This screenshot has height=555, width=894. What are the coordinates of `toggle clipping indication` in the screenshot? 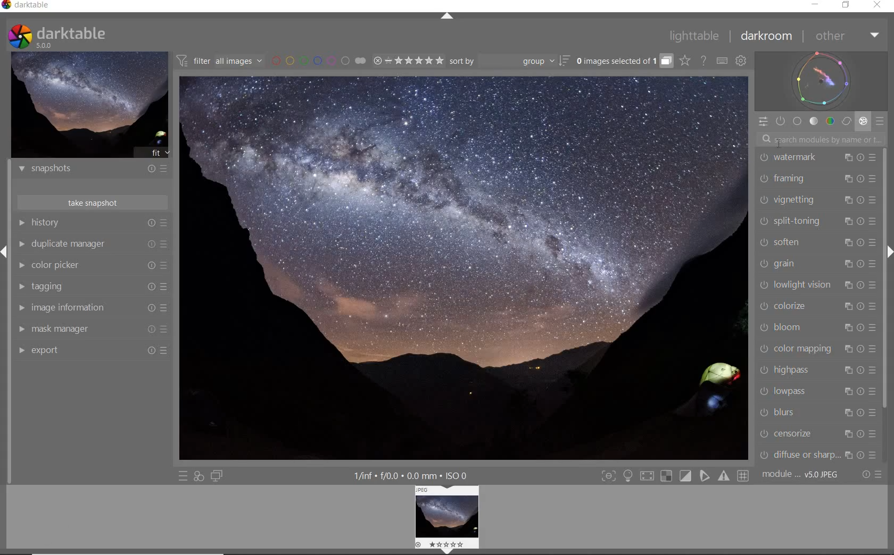 It's located at (687, 477).